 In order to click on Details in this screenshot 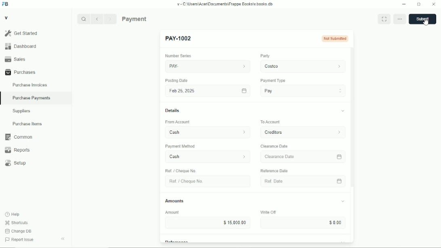, I will do `click(172, 111)`.